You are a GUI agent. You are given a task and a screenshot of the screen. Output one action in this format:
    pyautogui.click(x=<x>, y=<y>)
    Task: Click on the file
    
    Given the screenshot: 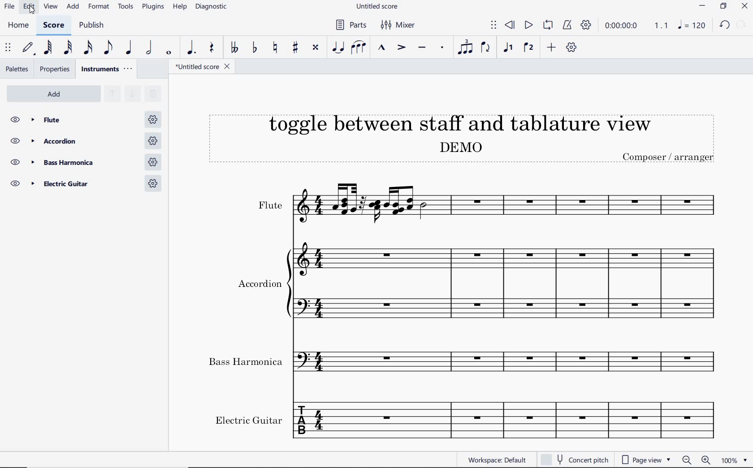 What is the action you would take?
    pyautogui.click(x=9, y=8)
    